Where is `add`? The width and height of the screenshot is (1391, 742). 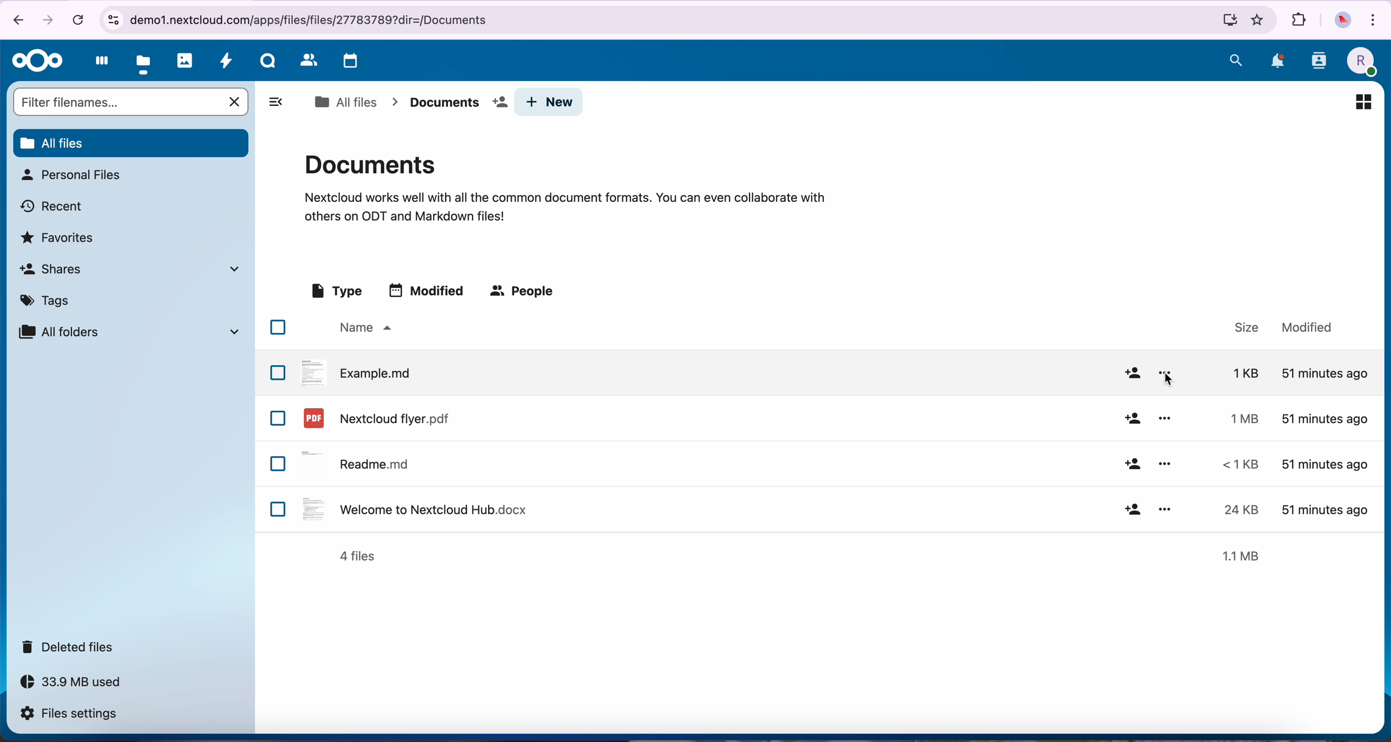
add is located at coordinates (1131, 464).